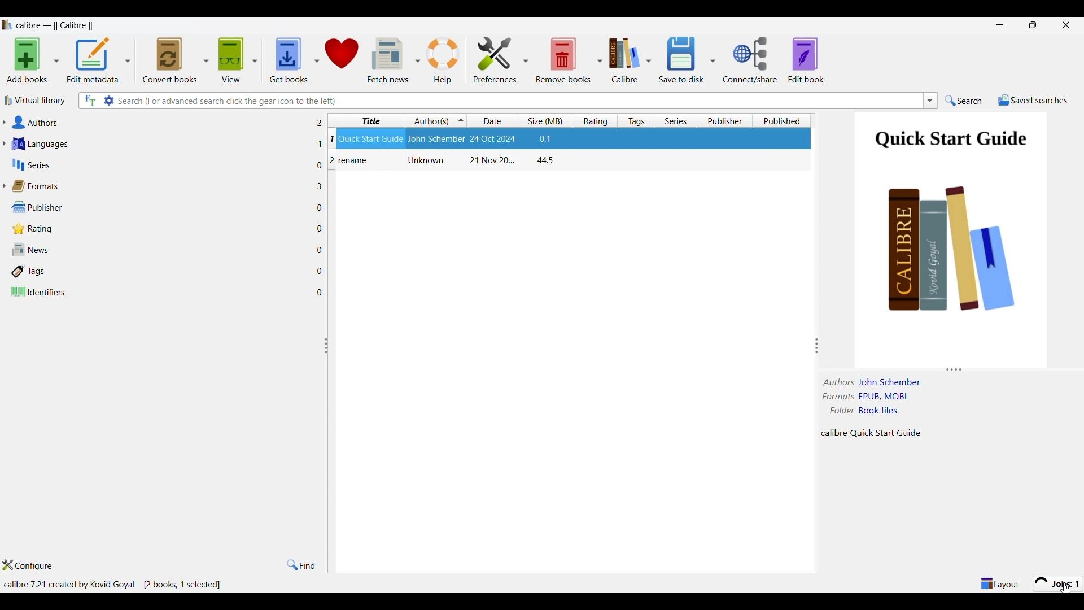 This screenshot has width=1084, height=610. What do you see at coordinates (444, 61) in the screenshot?
I see `Help` at bounding box center [444, 61].